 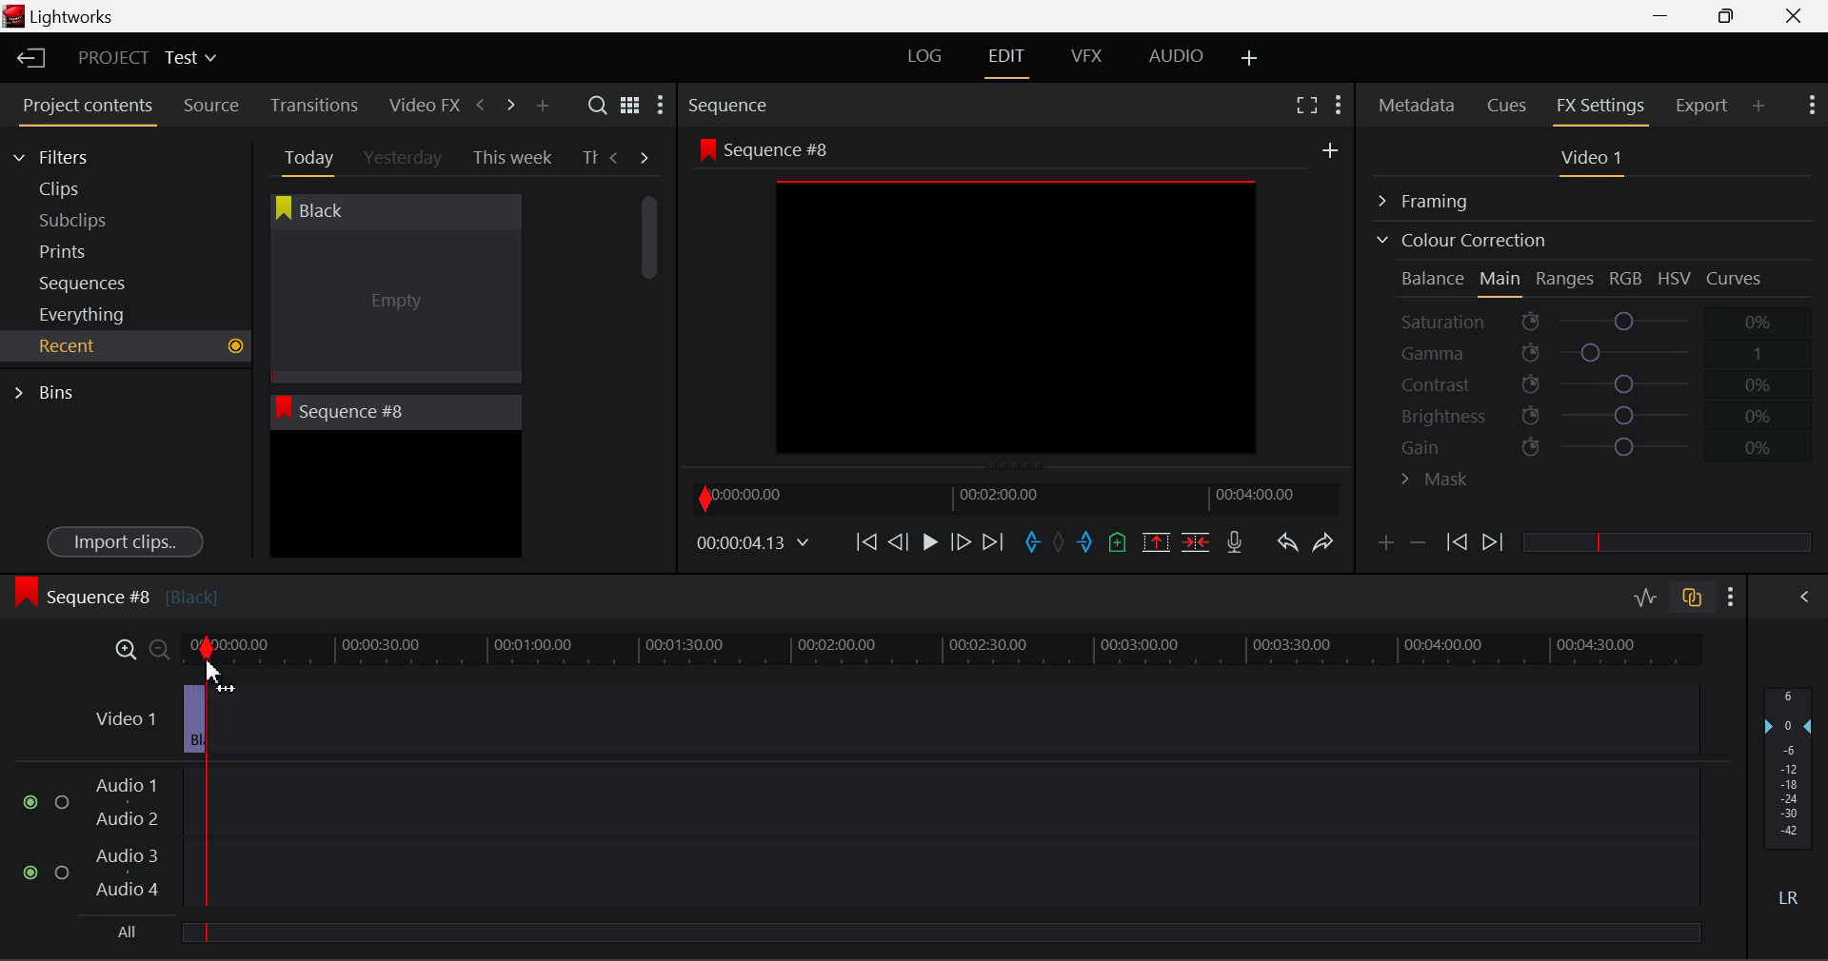 What do you see at coordinates (1455, 543) in the screenshot?
I see `Previous keyframe` at bounding box center [1455, 543].